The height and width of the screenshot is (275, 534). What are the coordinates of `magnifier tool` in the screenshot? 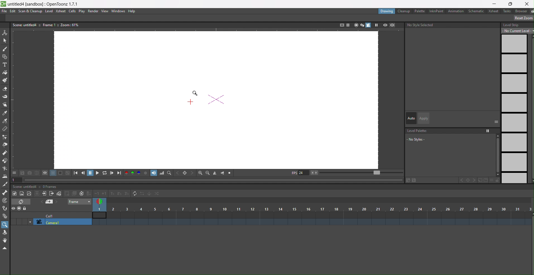 It's located at (194, 92).